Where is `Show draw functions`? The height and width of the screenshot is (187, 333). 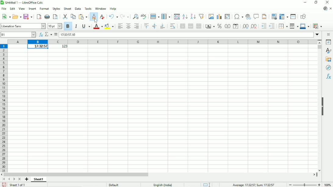 Show draw functions is located at coordinates (303, 16).